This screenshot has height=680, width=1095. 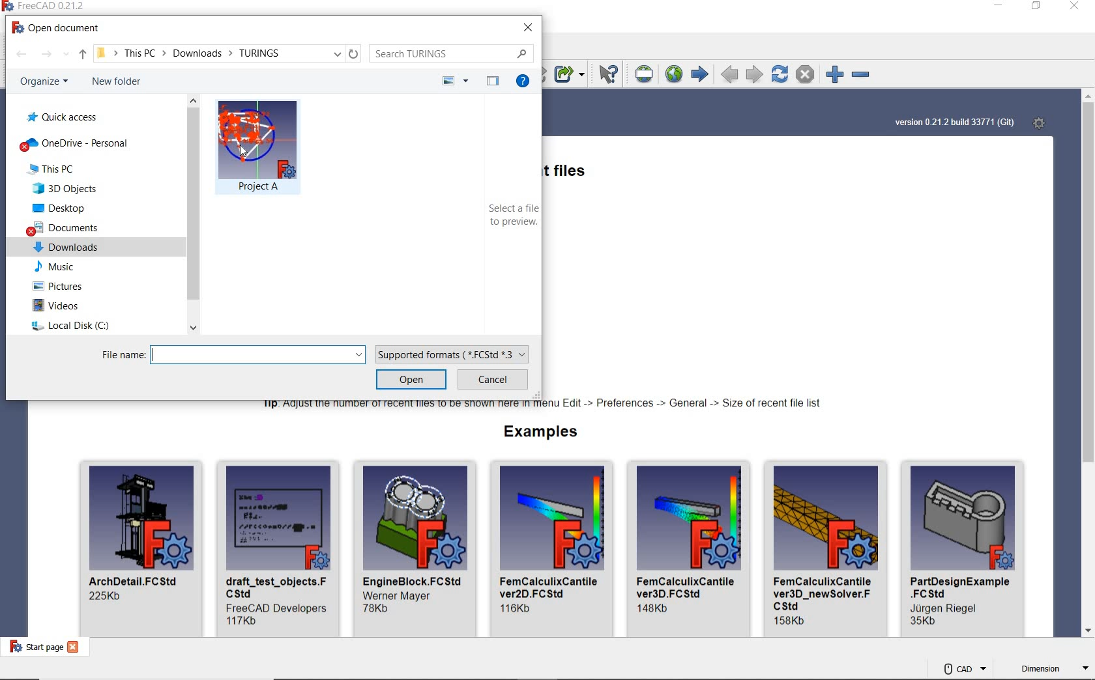 I want to click on SELECT A FILE TO PREVIEW, so click(x=511, y=215).